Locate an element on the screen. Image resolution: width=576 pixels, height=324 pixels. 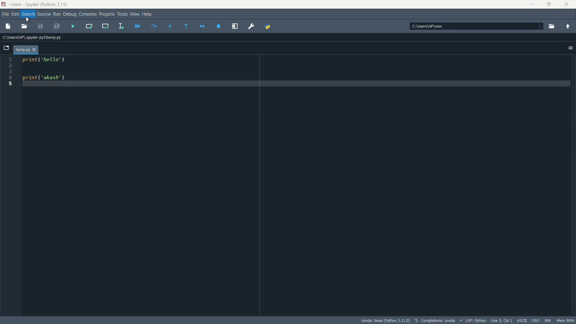
preferences is located at coordinates (250, 26).